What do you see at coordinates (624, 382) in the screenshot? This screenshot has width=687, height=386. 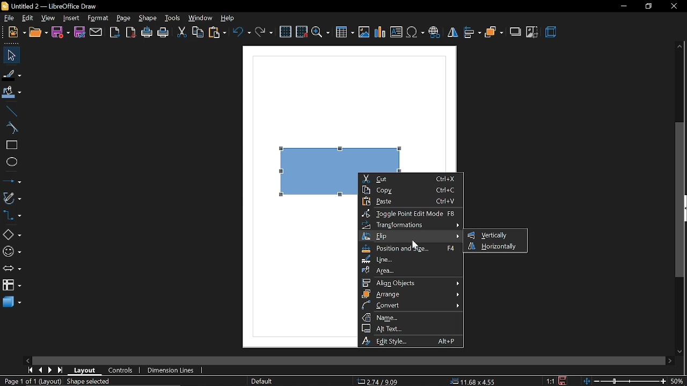 I see `change zoom` at bounding box center [624, 382].